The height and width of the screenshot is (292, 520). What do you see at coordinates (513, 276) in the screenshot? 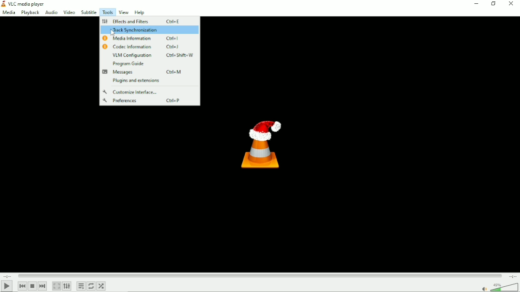
I see `Total duration` at bounding box center [513, 276].